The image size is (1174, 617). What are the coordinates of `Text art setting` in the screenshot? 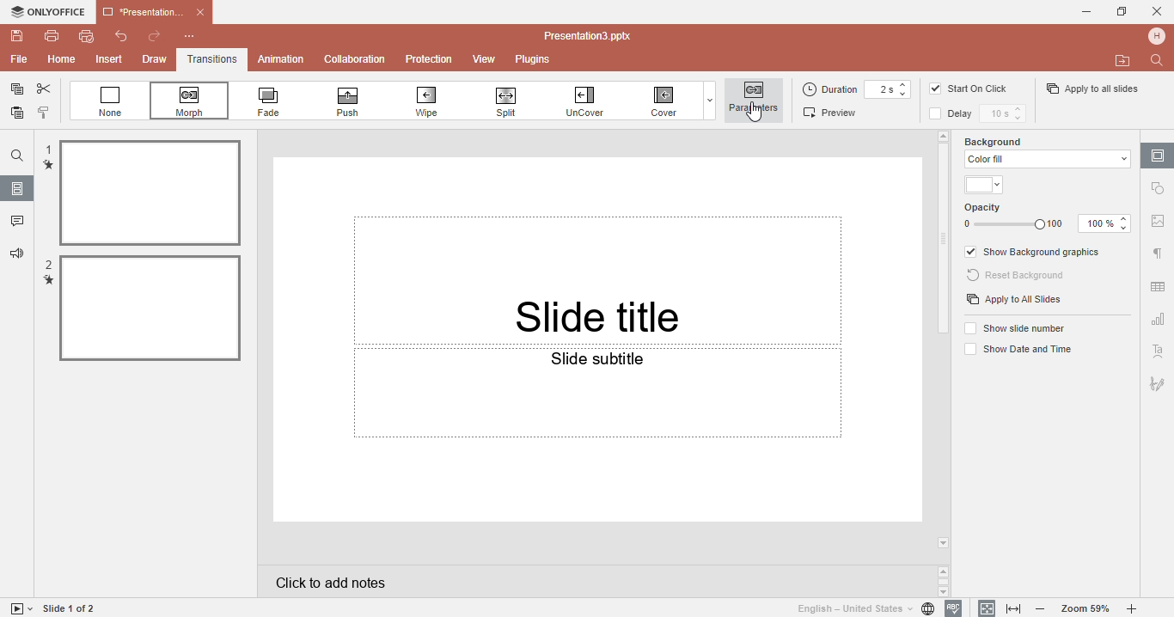 It's located at (1158, 351).